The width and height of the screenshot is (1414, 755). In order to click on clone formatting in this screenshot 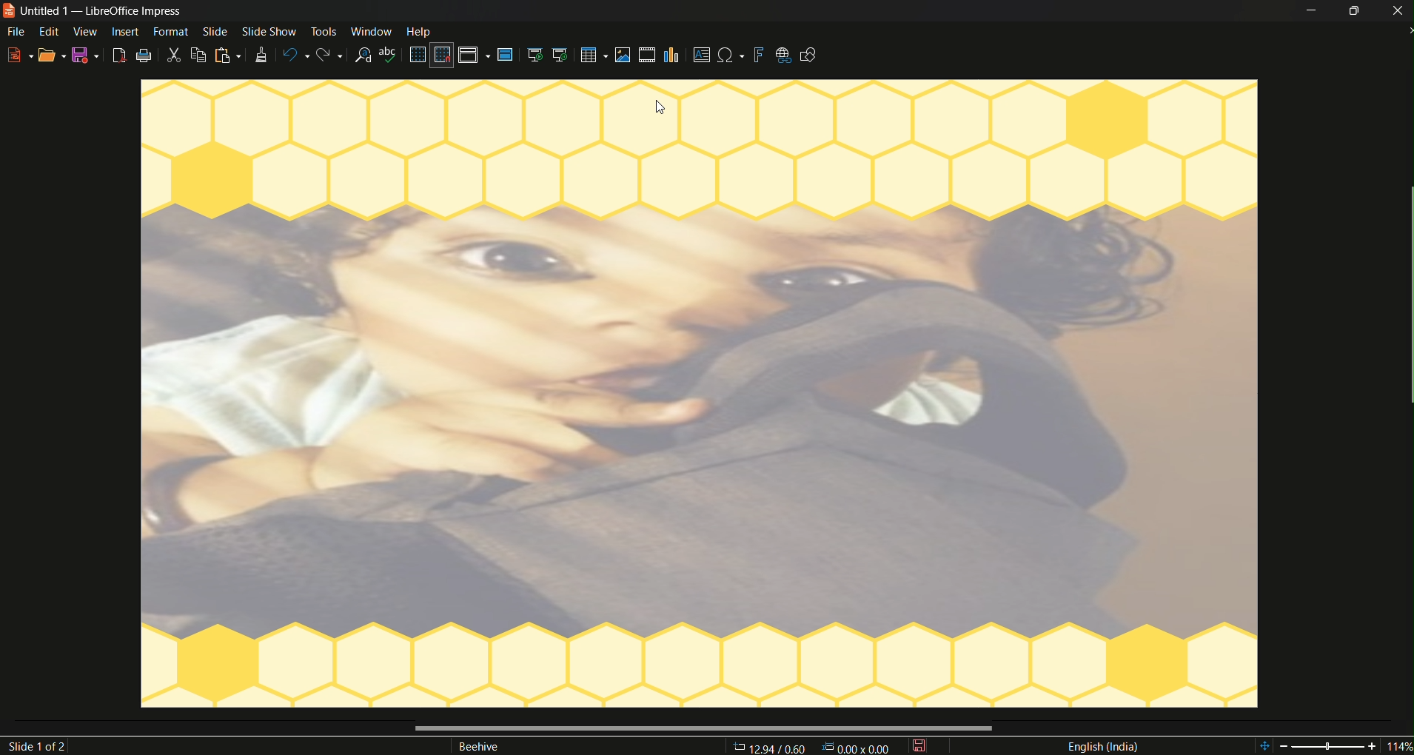, I will do `click(259, 56)`.